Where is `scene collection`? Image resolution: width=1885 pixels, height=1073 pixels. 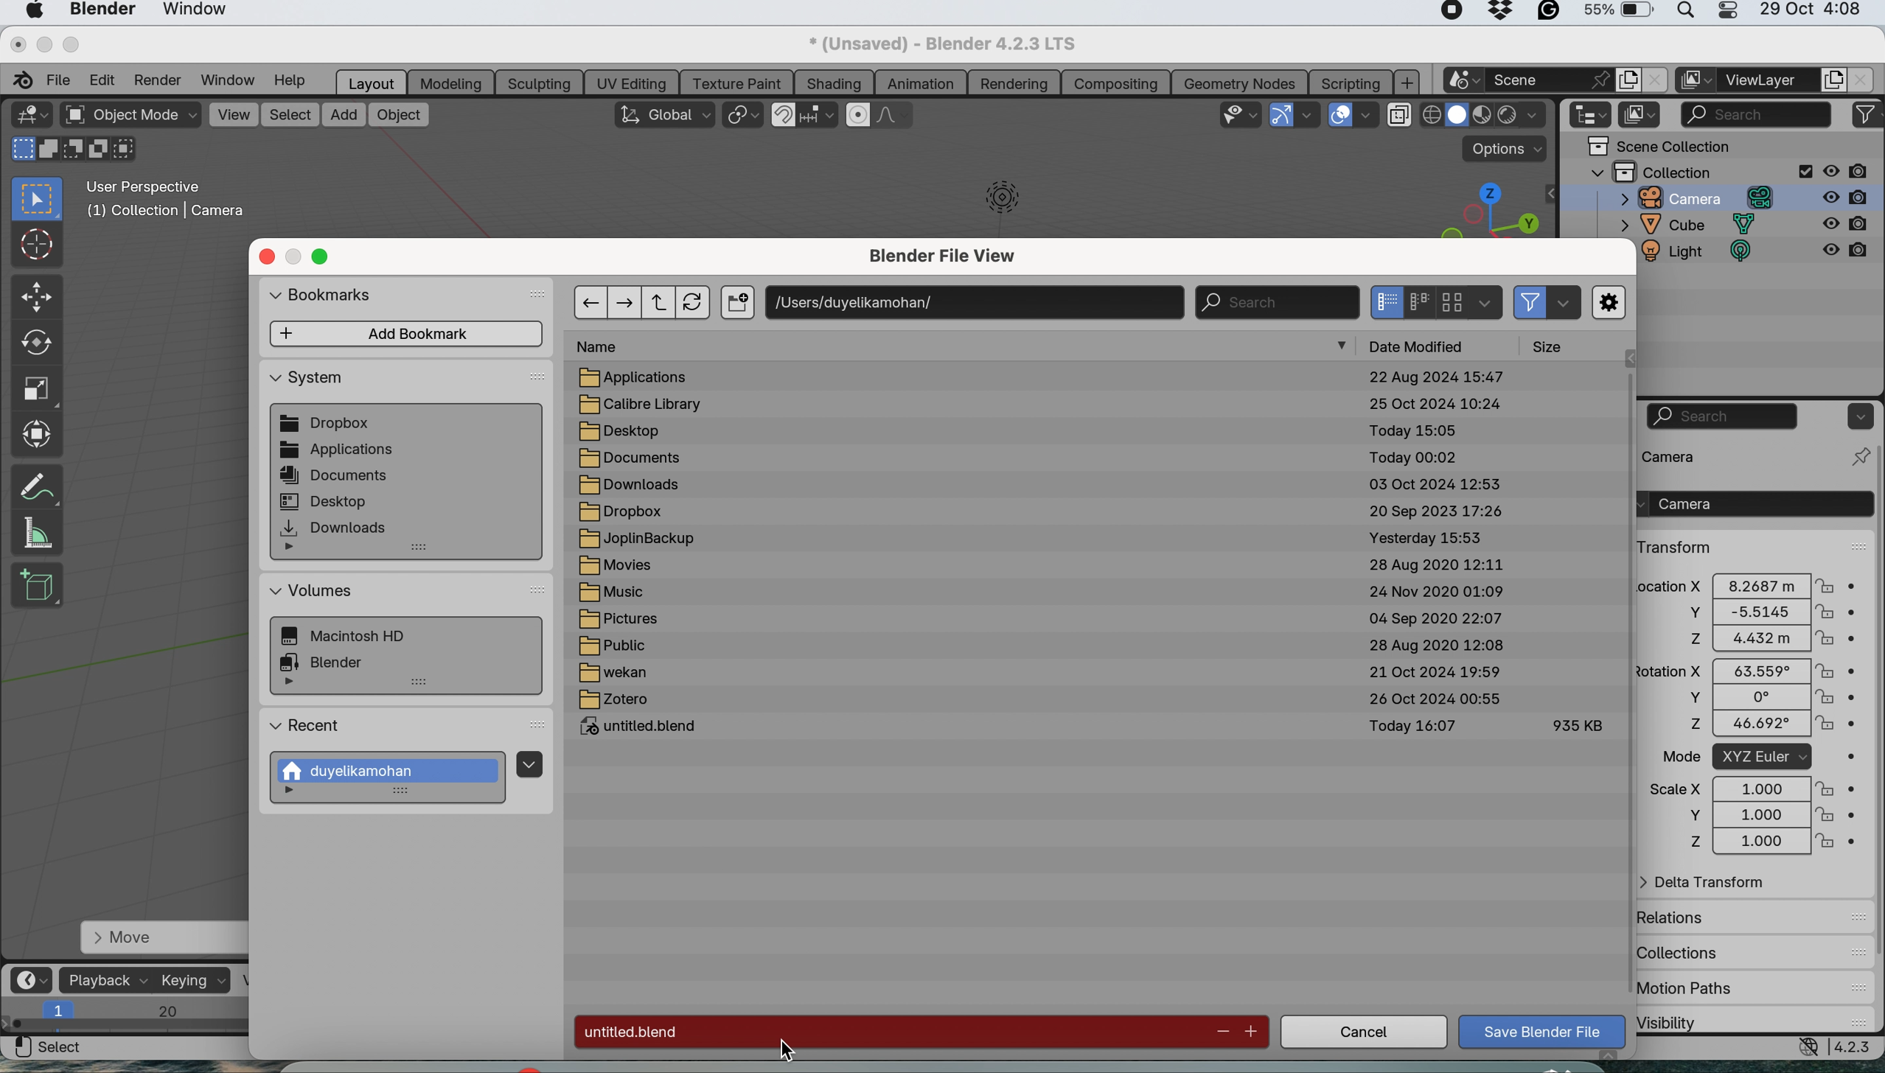
scene collection is located at coordinates (1659, 146).